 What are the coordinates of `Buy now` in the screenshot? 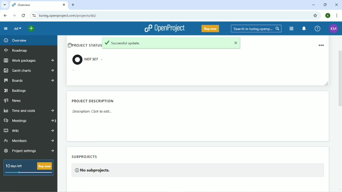 It's located at (210, 28).